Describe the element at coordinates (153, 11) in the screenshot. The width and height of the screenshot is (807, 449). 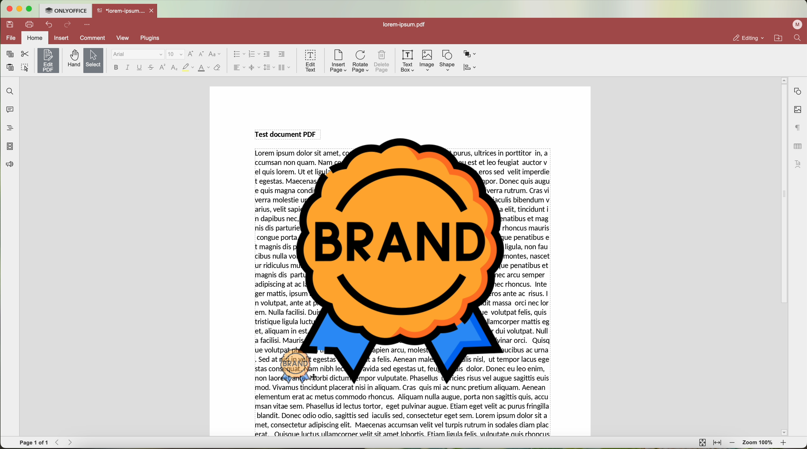
I see `close` at that location.